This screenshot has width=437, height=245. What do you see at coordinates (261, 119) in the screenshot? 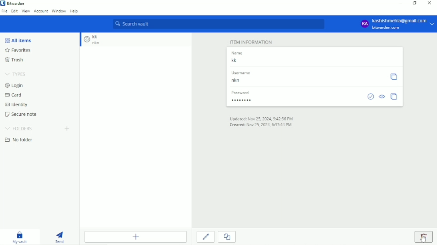
I see `Updated on date and time` at bounding box center [261, 119].